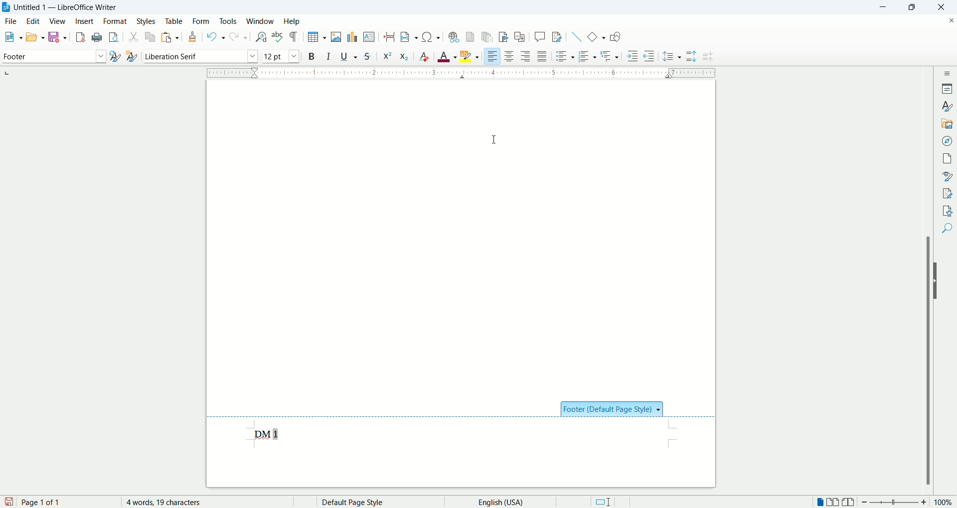  What do you see at coordinates (59, 36) in the screenshot?
I see `save` at bounding box center [59, 36].